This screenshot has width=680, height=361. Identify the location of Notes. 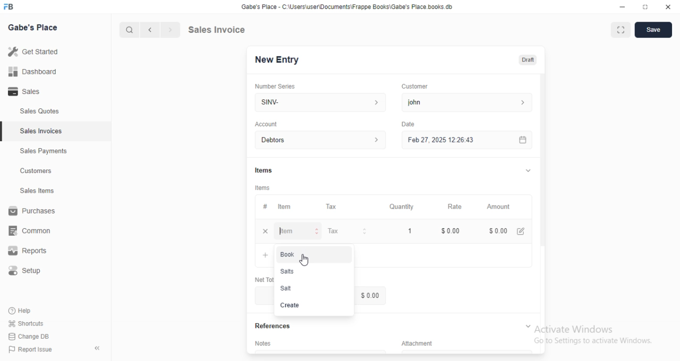
(262, 342).